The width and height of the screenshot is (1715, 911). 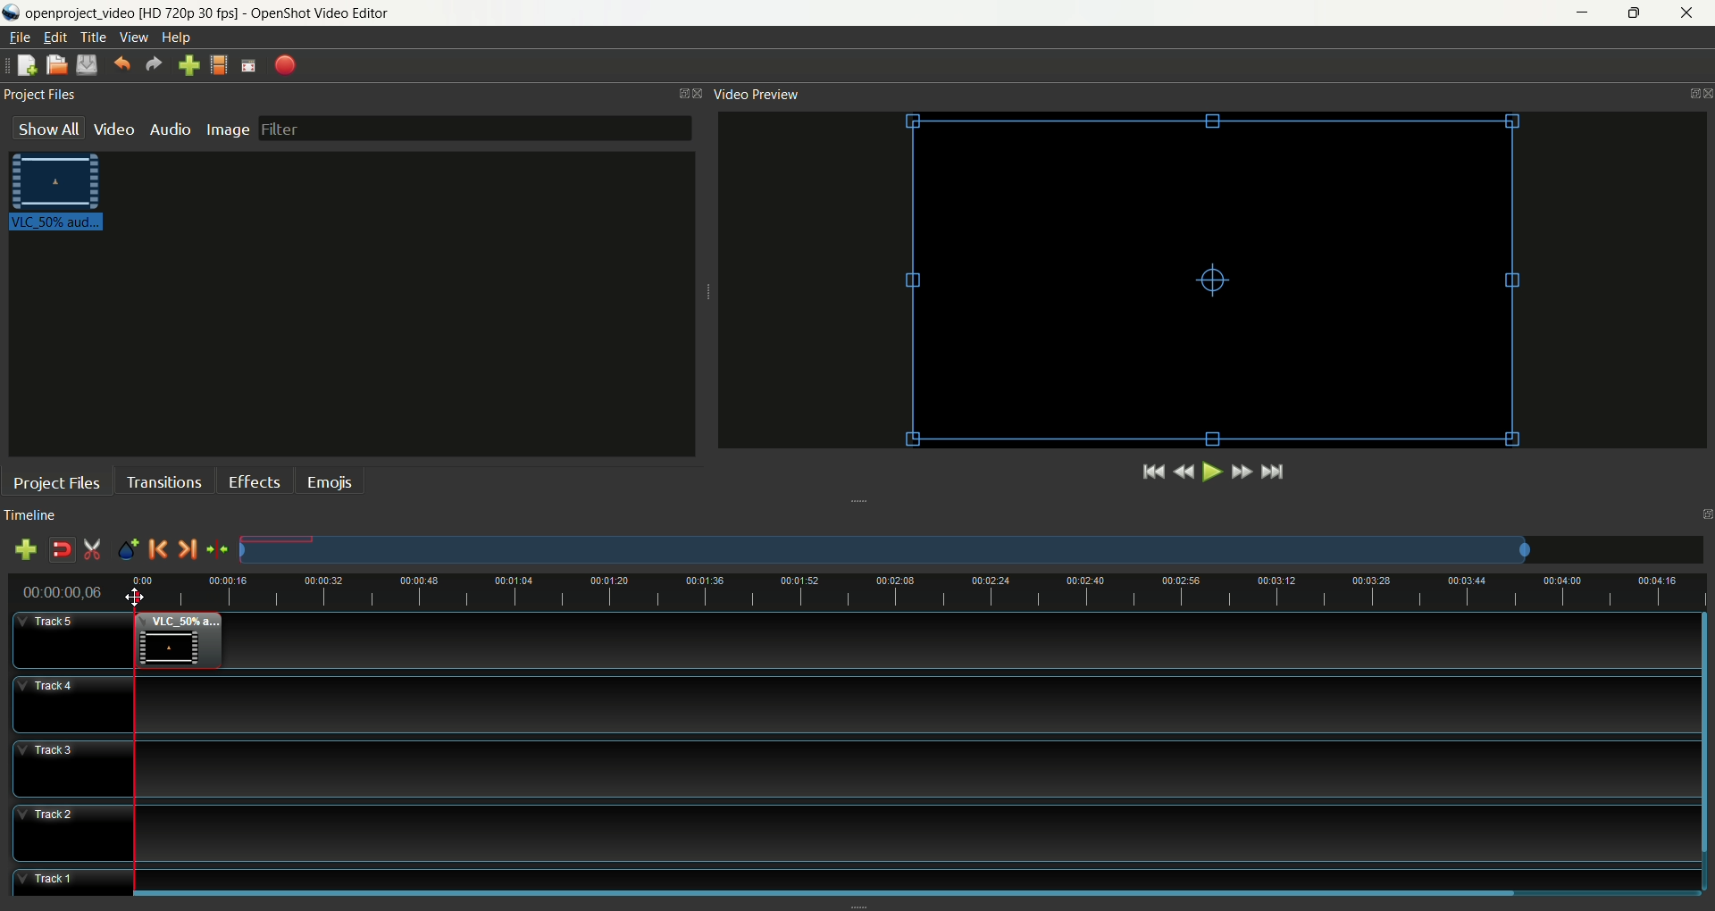 I want to click on undo, so click(x=121, y=62).